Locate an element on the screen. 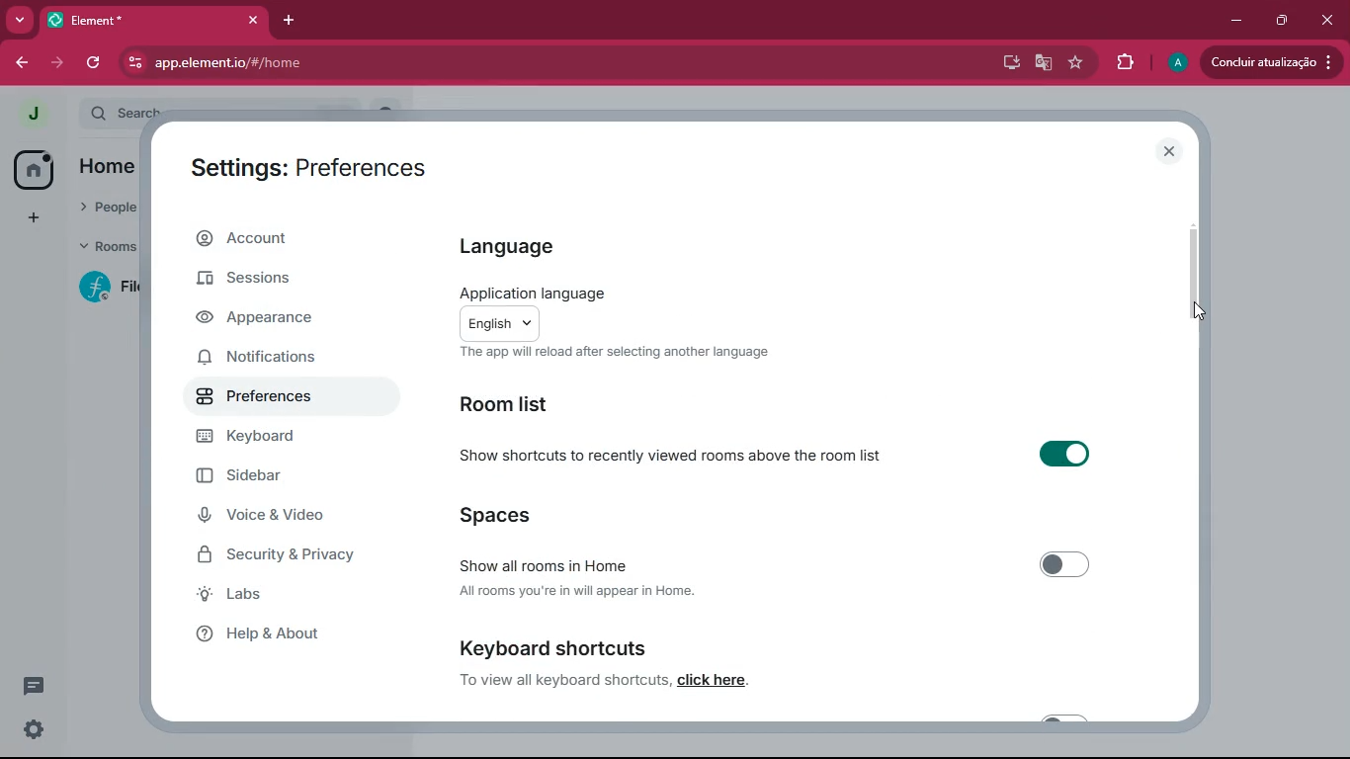 The height and width of the screenshot is (759, 1350). refresh is located at coordinates (97, 62).